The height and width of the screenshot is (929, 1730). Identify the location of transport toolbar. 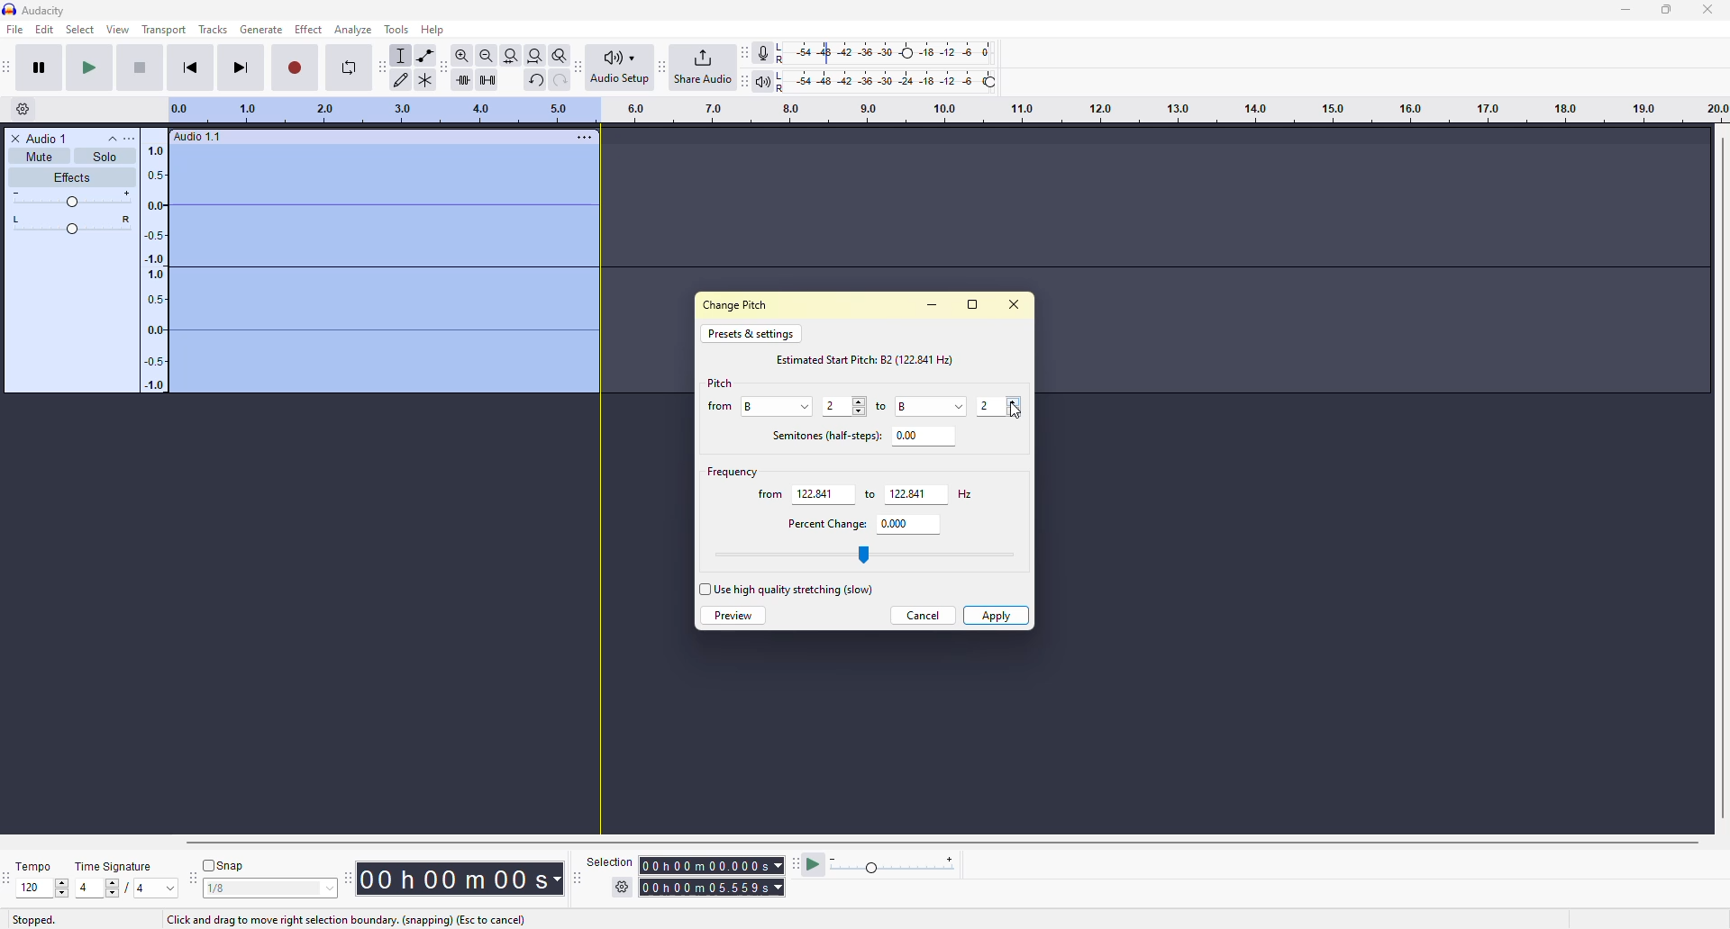
(12, 67).